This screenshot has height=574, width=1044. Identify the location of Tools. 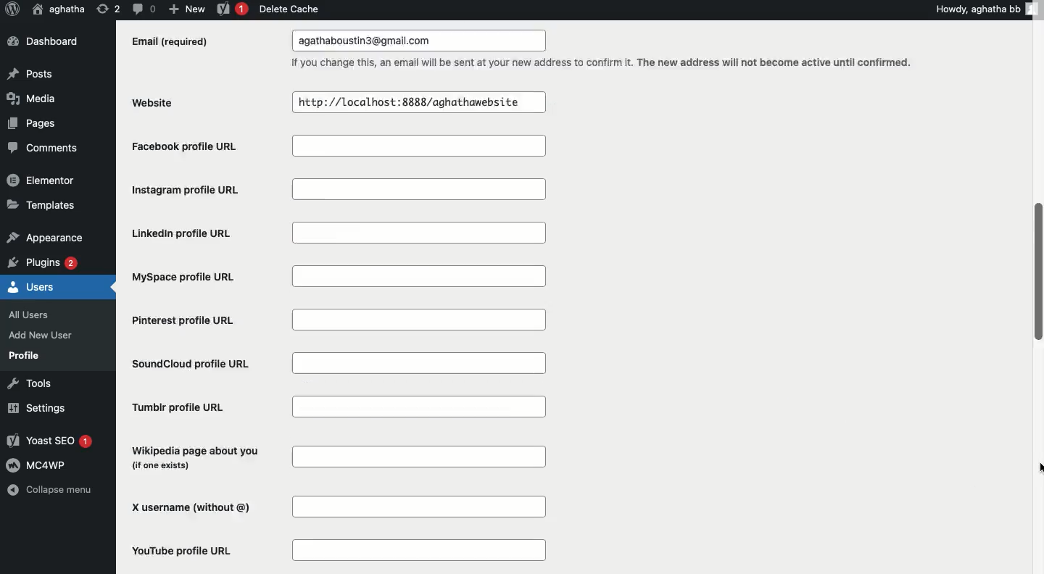
(27, 383).